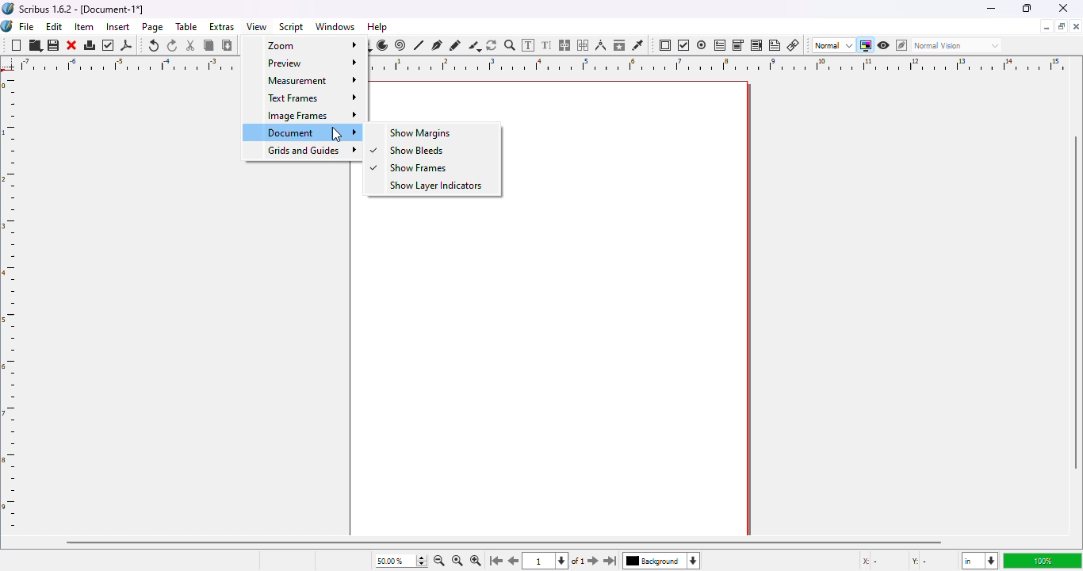 Image resolution: width=1083 pixels, height=571 pixels. What do you see at coordinates (436, 151) in the screenshot?
I see `show bleeds` at bounding box center [436, 151].